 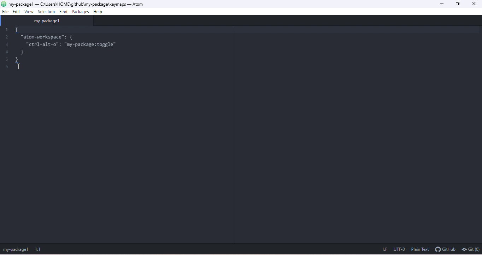 I want to click on view, so click(x=30, y=11).